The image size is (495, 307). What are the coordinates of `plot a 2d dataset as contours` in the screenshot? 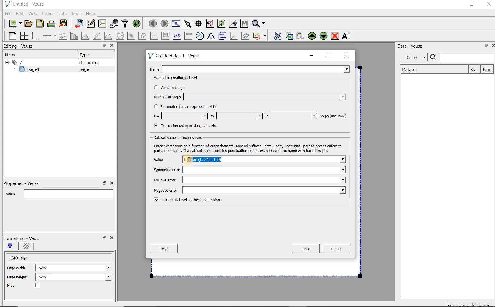 It's located at (143, 36).